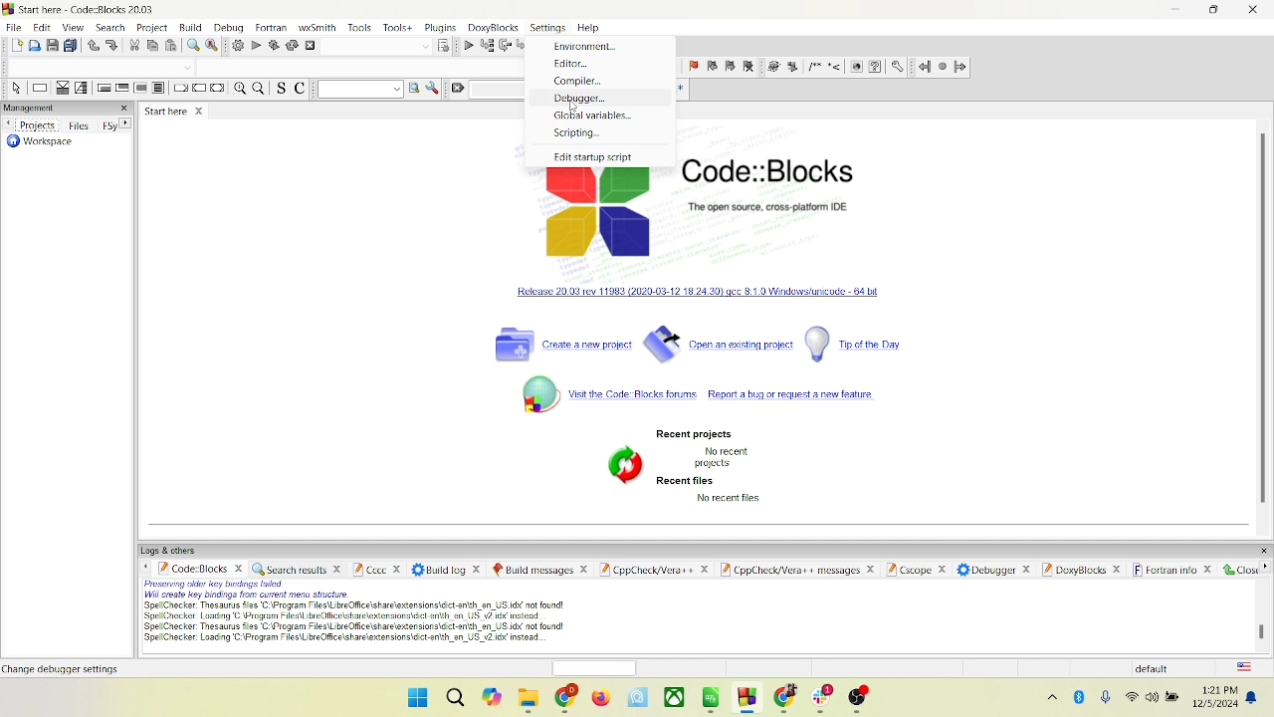  Describe the element at coordinates (1217, 12) in the screenshot. I see `maximize` at that location.